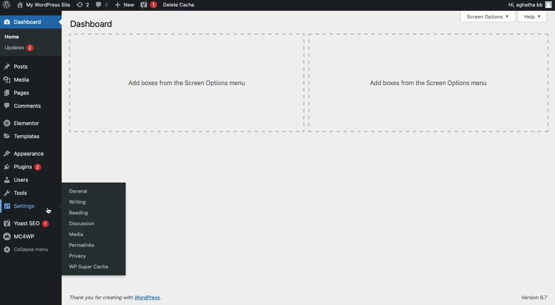  Describe the element at coordinates (25, 223) in the screenshot. I see `Yoast` at that location.